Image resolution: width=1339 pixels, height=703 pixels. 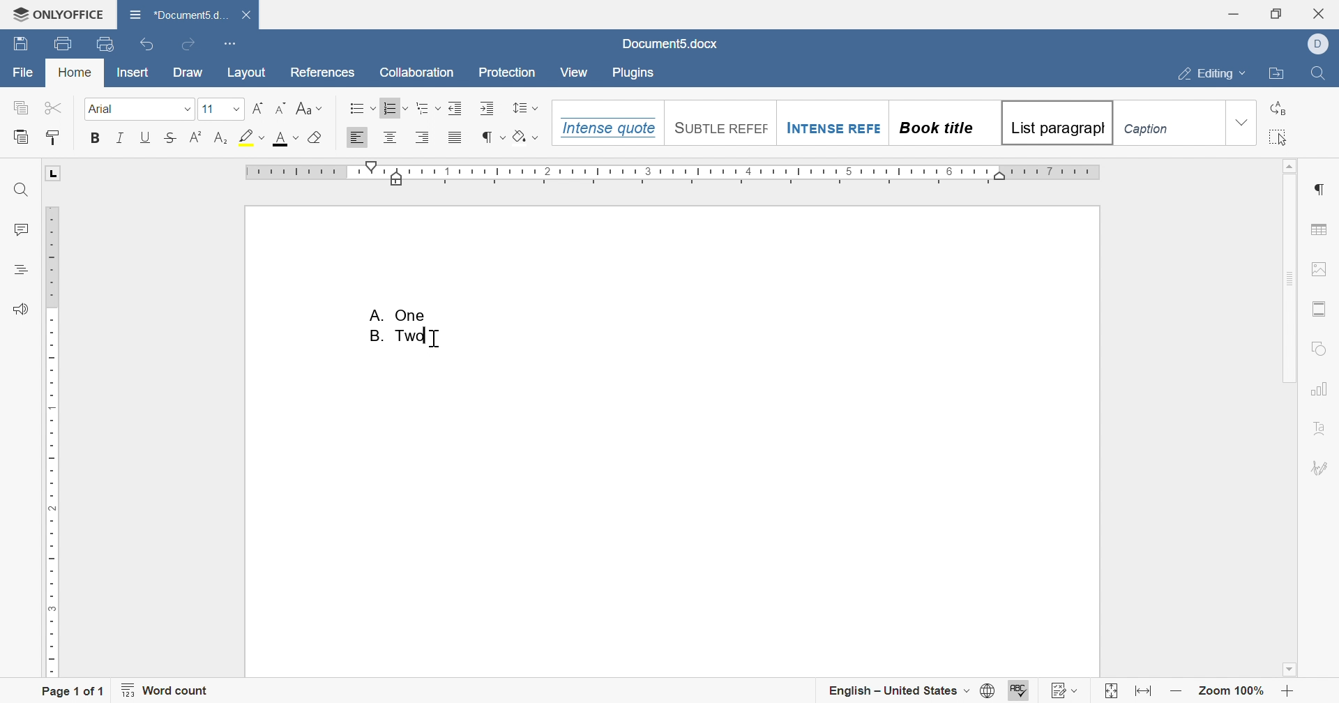 I want to click on feedback & support, so click(x=23, y=309).